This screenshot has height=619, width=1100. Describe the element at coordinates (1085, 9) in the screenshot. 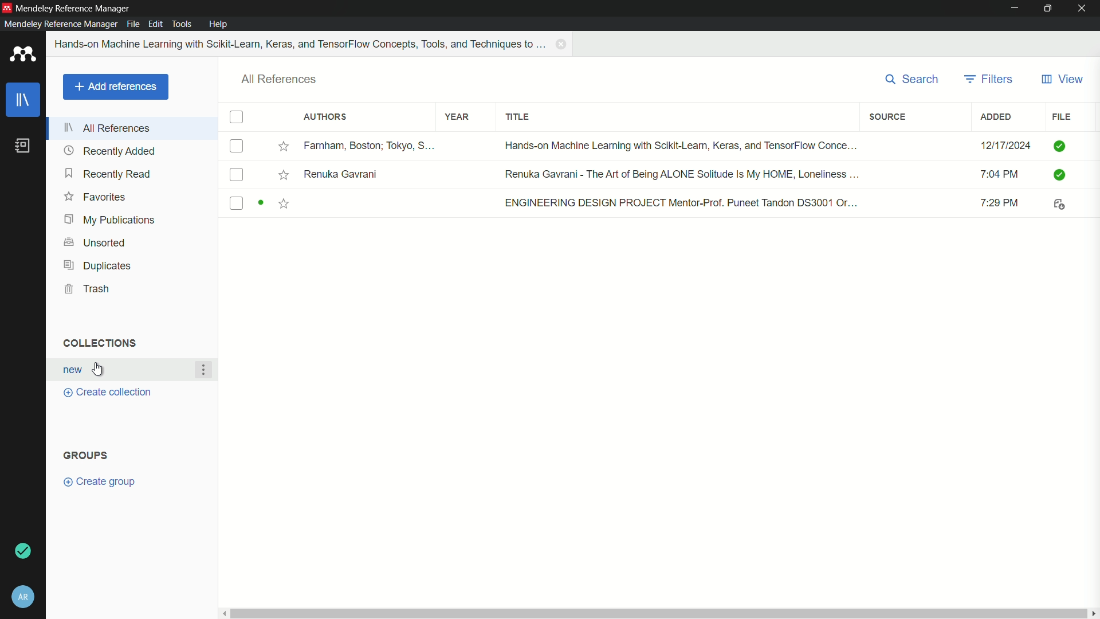

I see `close` at that location.